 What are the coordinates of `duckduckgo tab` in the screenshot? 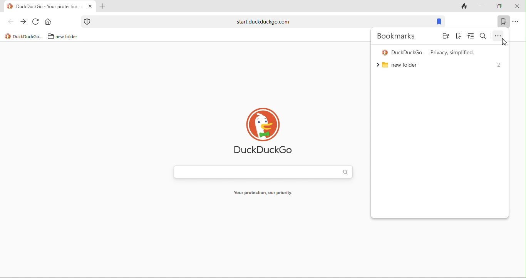 It's located at (44, 7).